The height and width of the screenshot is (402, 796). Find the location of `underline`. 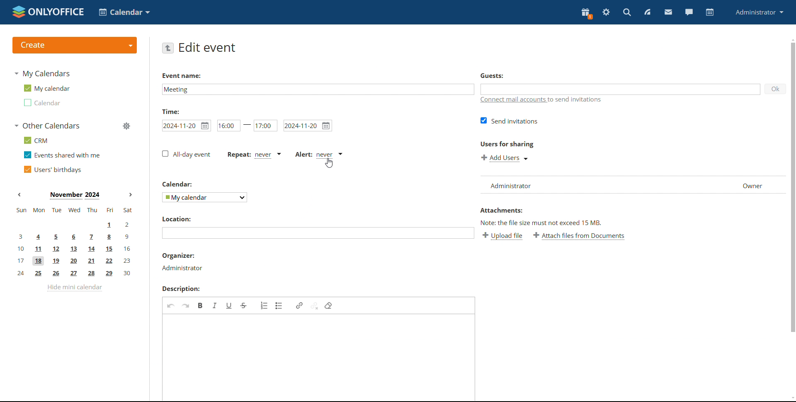

underline is located at coordinates (230, 305).